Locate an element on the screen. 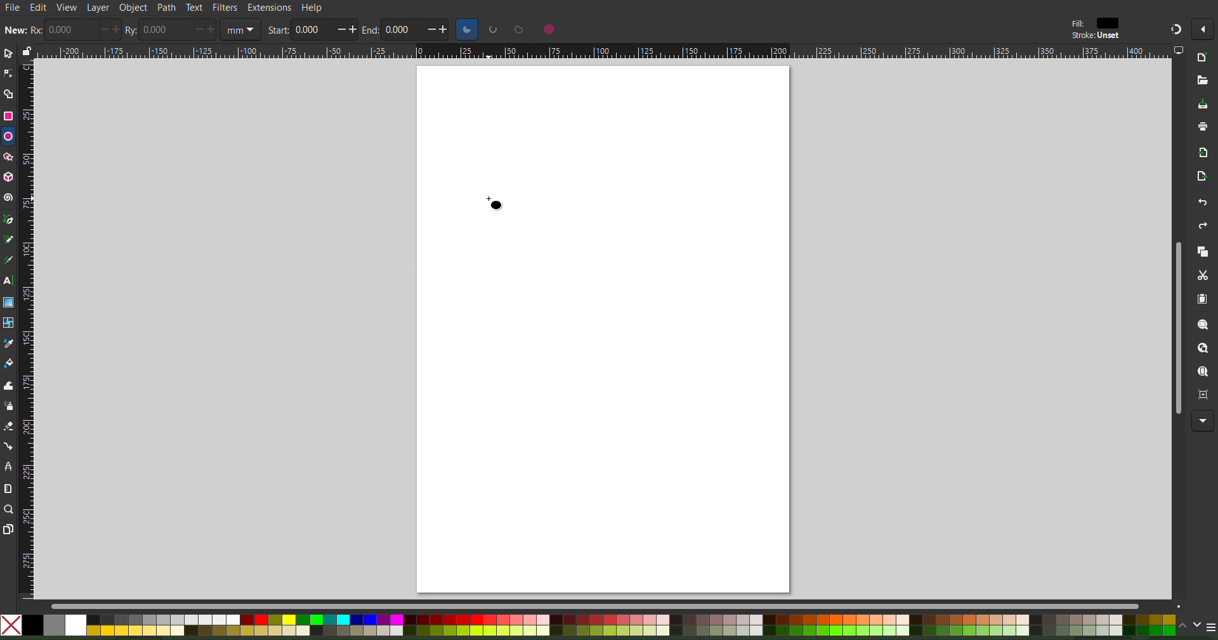 This screenshot has height=640, width=1218. new is located at coordinates (16, 30).